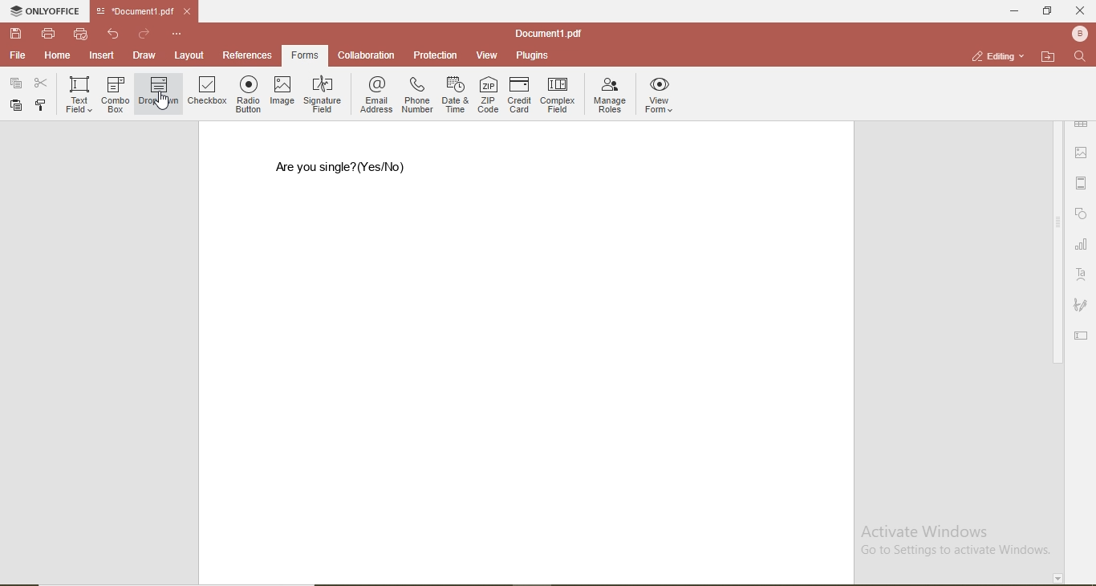 Image resolution: width=1096 pixels, height=586 pixels. I want to click on open file location, so click(1049, 57).